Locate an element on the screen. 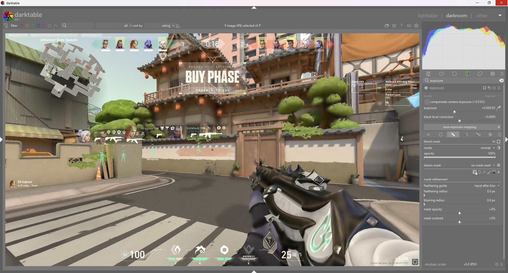 This screenshot has height=273, width=508. add brush is located at coordinates (488, 172).